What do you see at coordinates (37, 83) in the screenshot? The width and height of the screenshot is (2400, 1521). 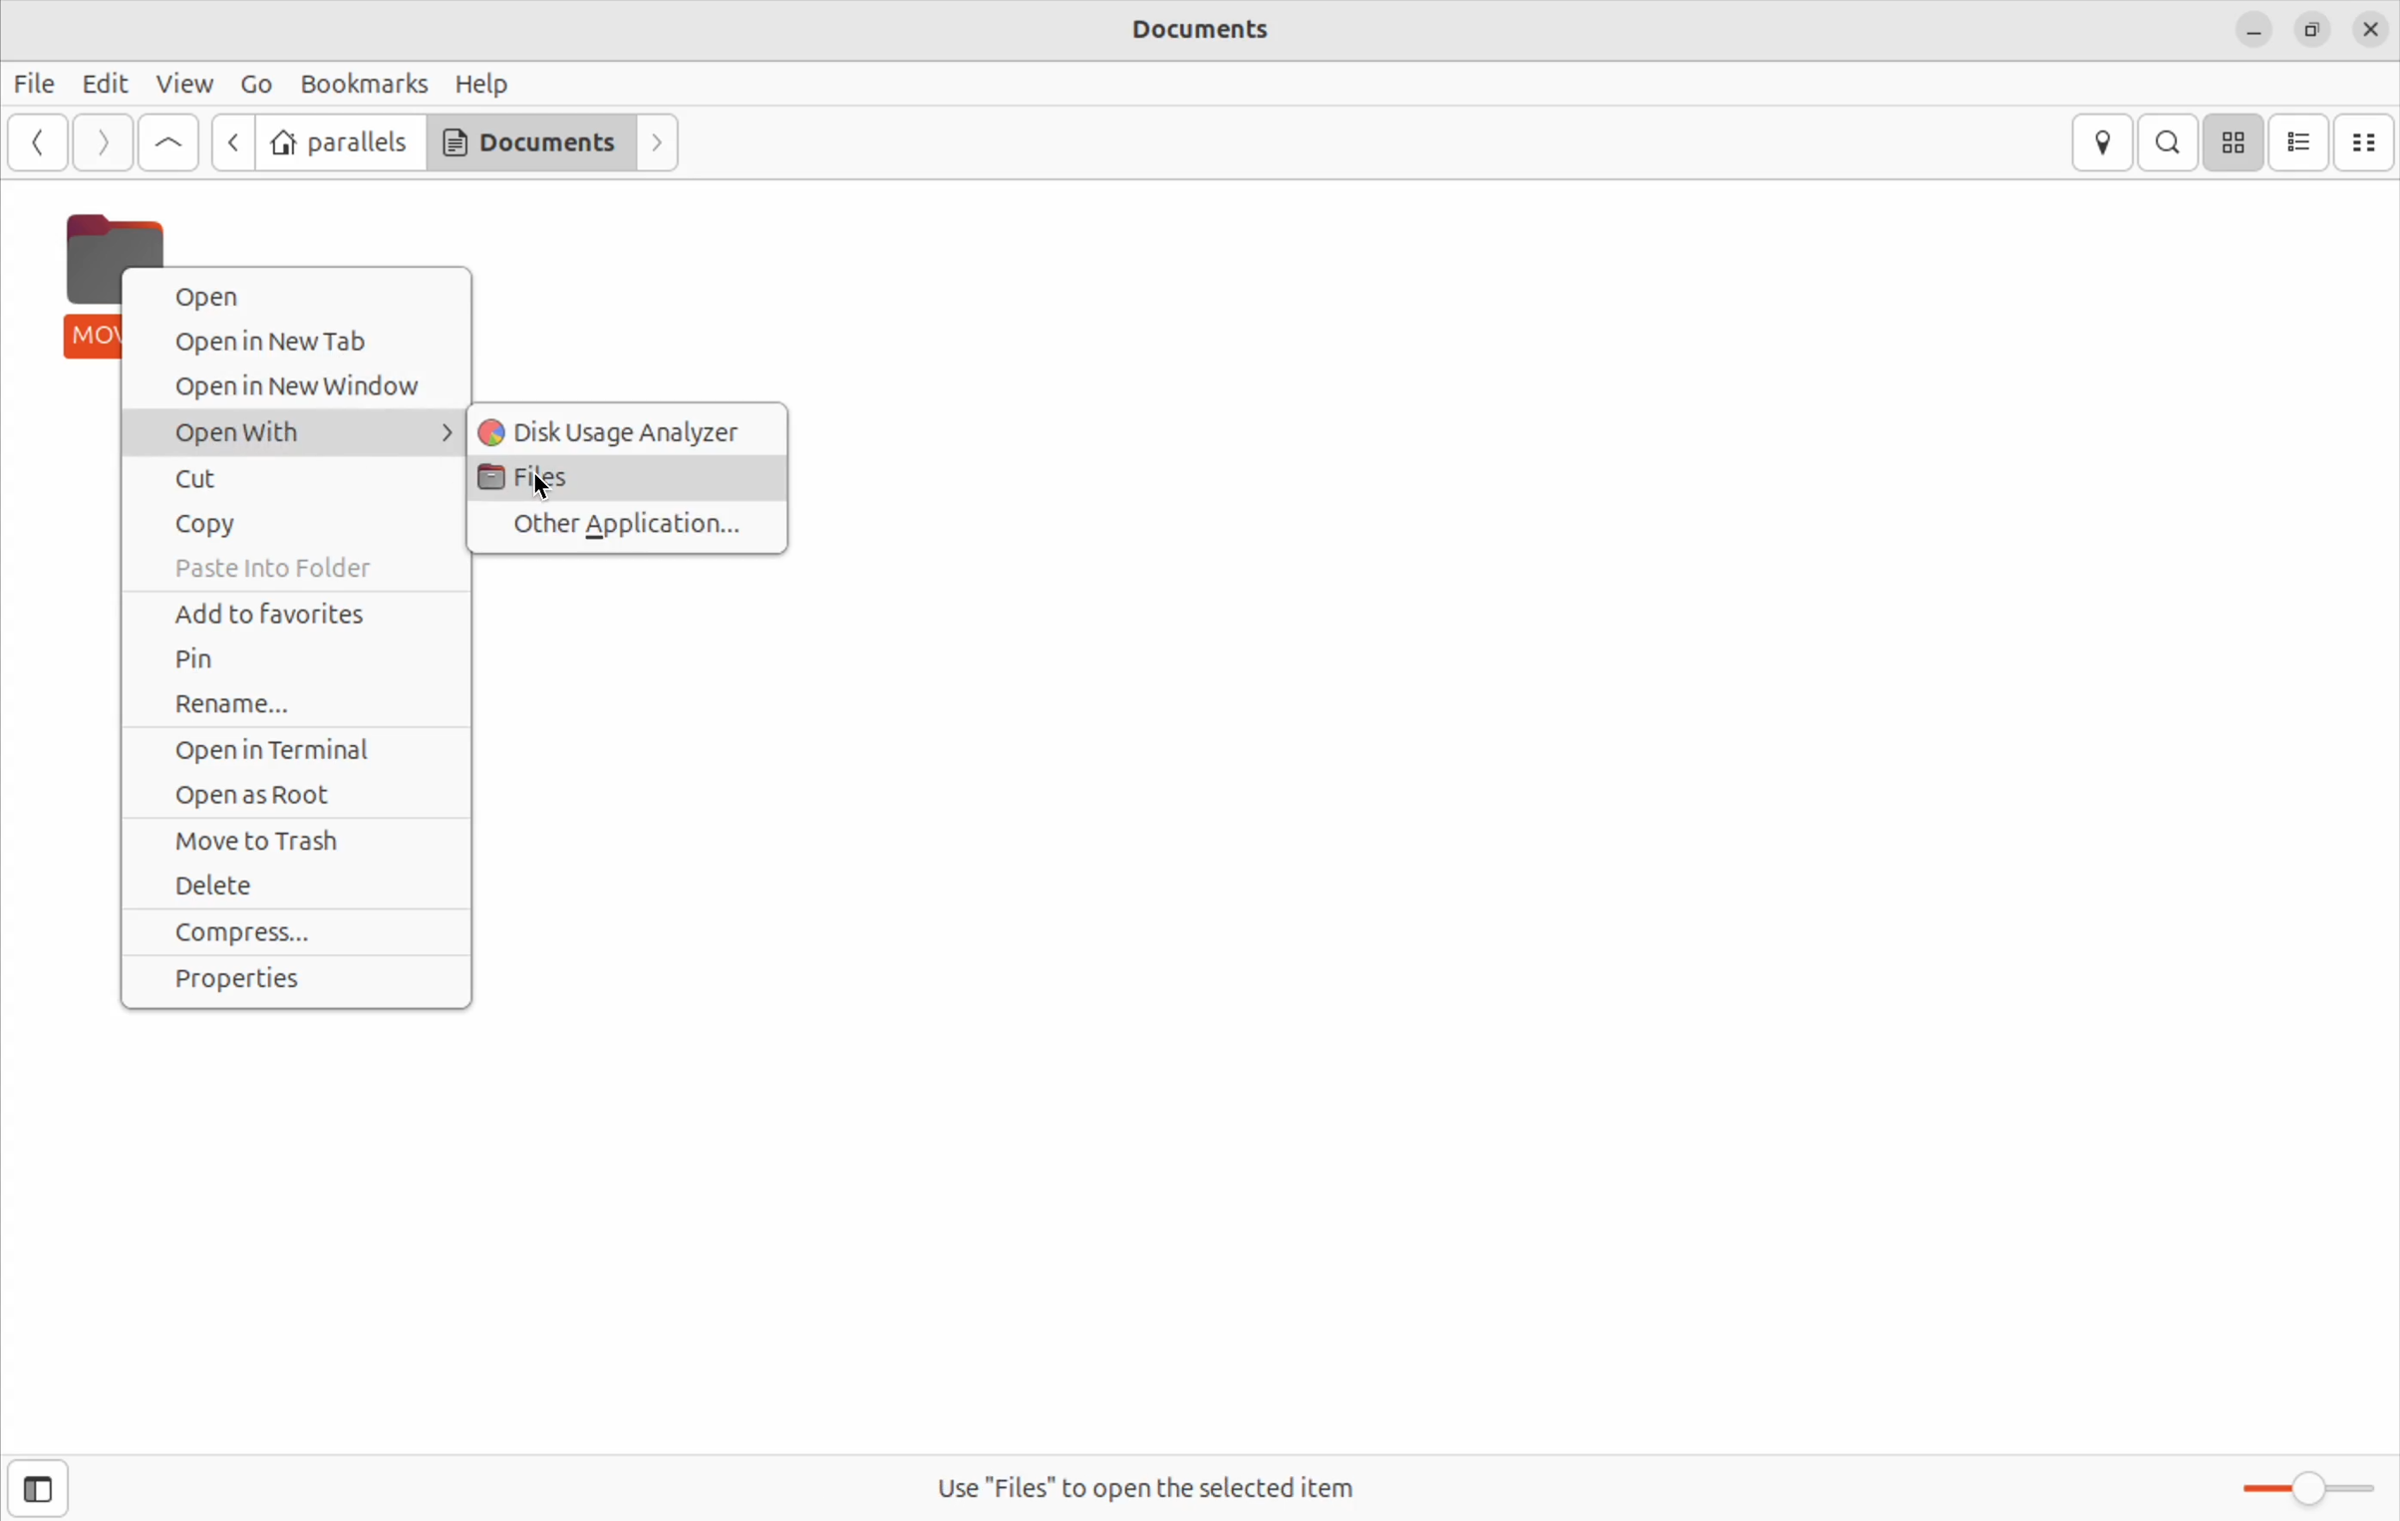 I see `File` at bounding box center [37, 83].